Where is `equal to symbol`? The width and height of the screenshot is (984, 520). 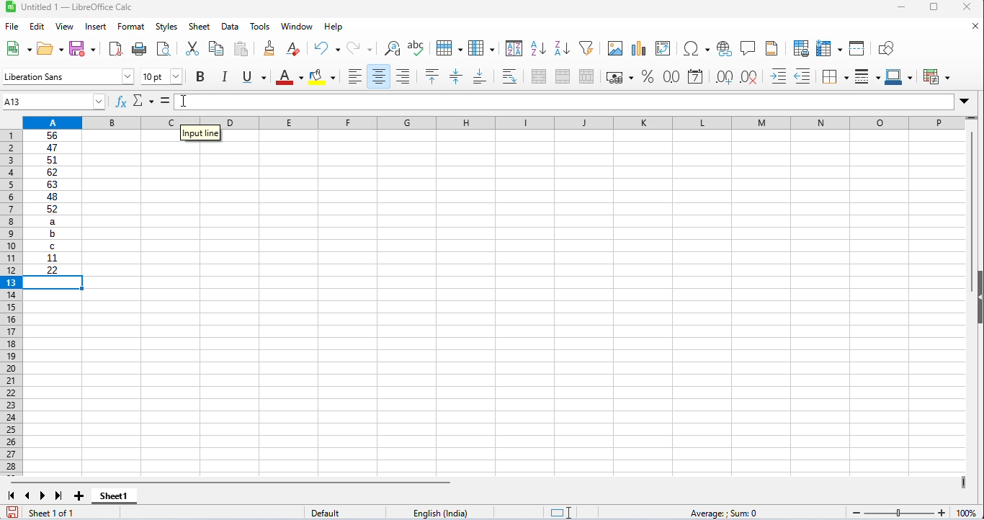
equal to symbol is located at coordinates (166, 102).